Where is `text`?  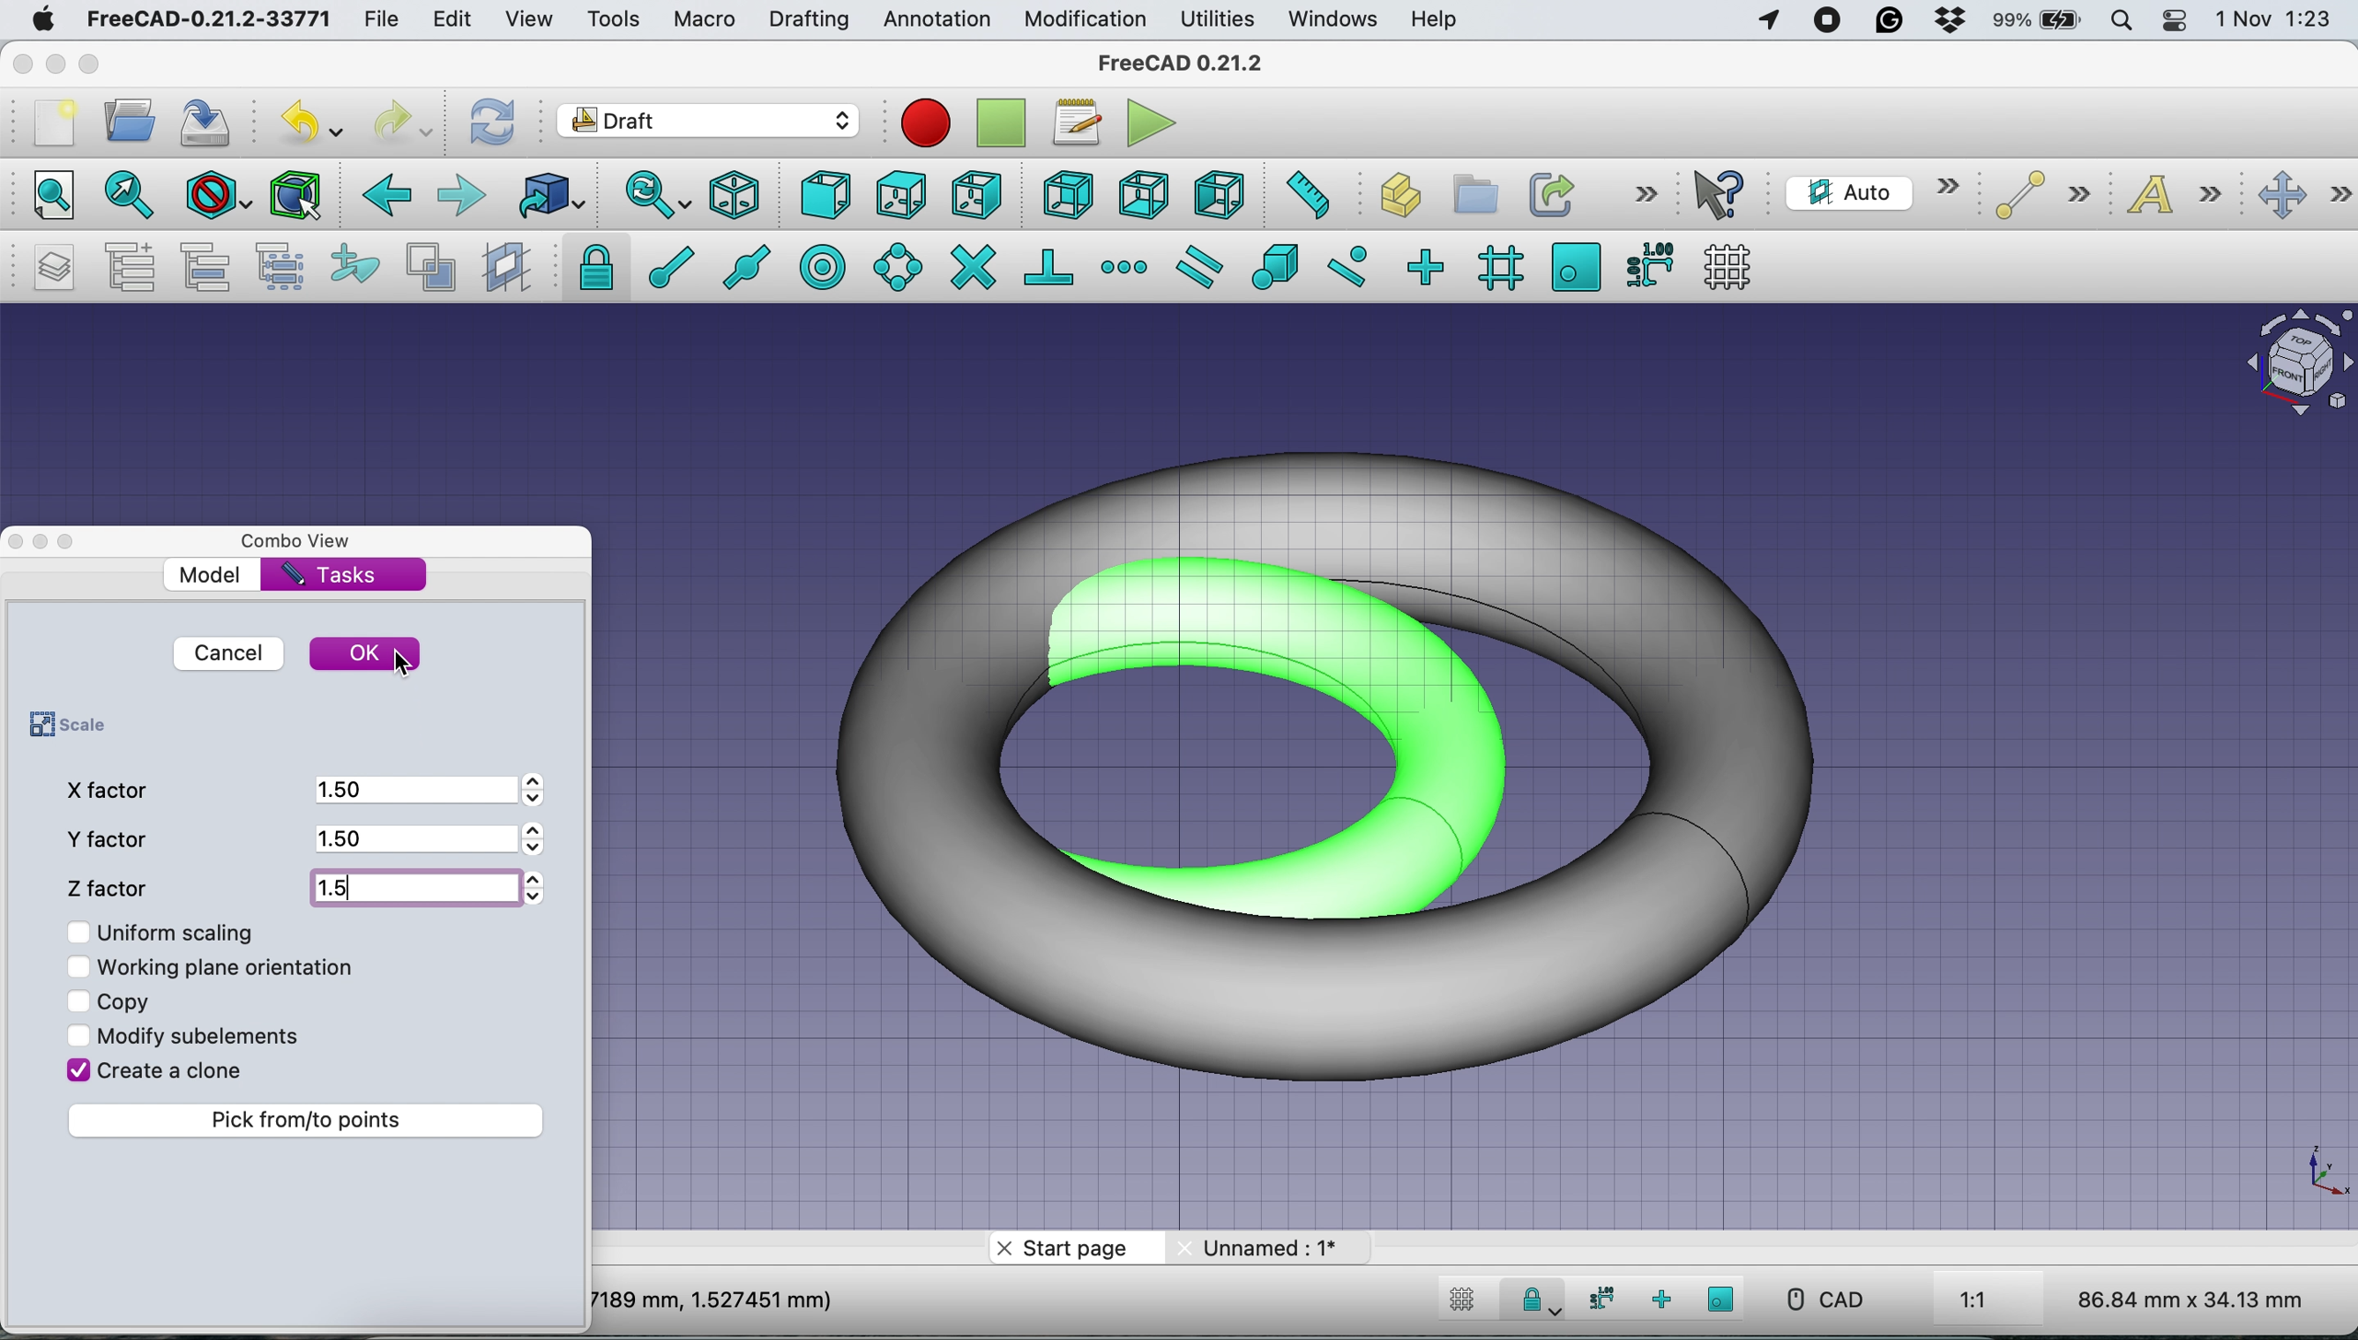
text is located at coordinates (2178, 198).